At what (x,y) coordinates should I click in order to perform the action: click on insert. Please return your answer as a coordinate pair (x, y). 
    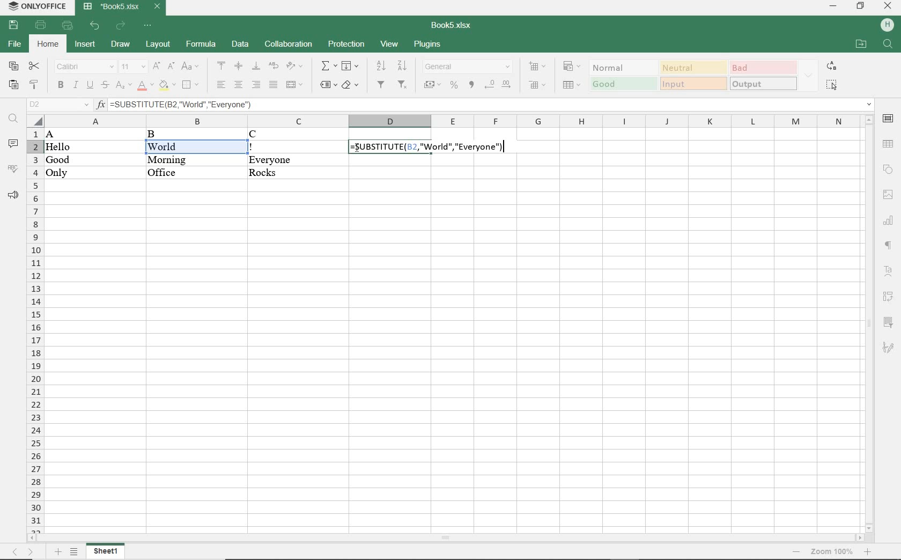
    Looking at the image, I should click on (85, 46).